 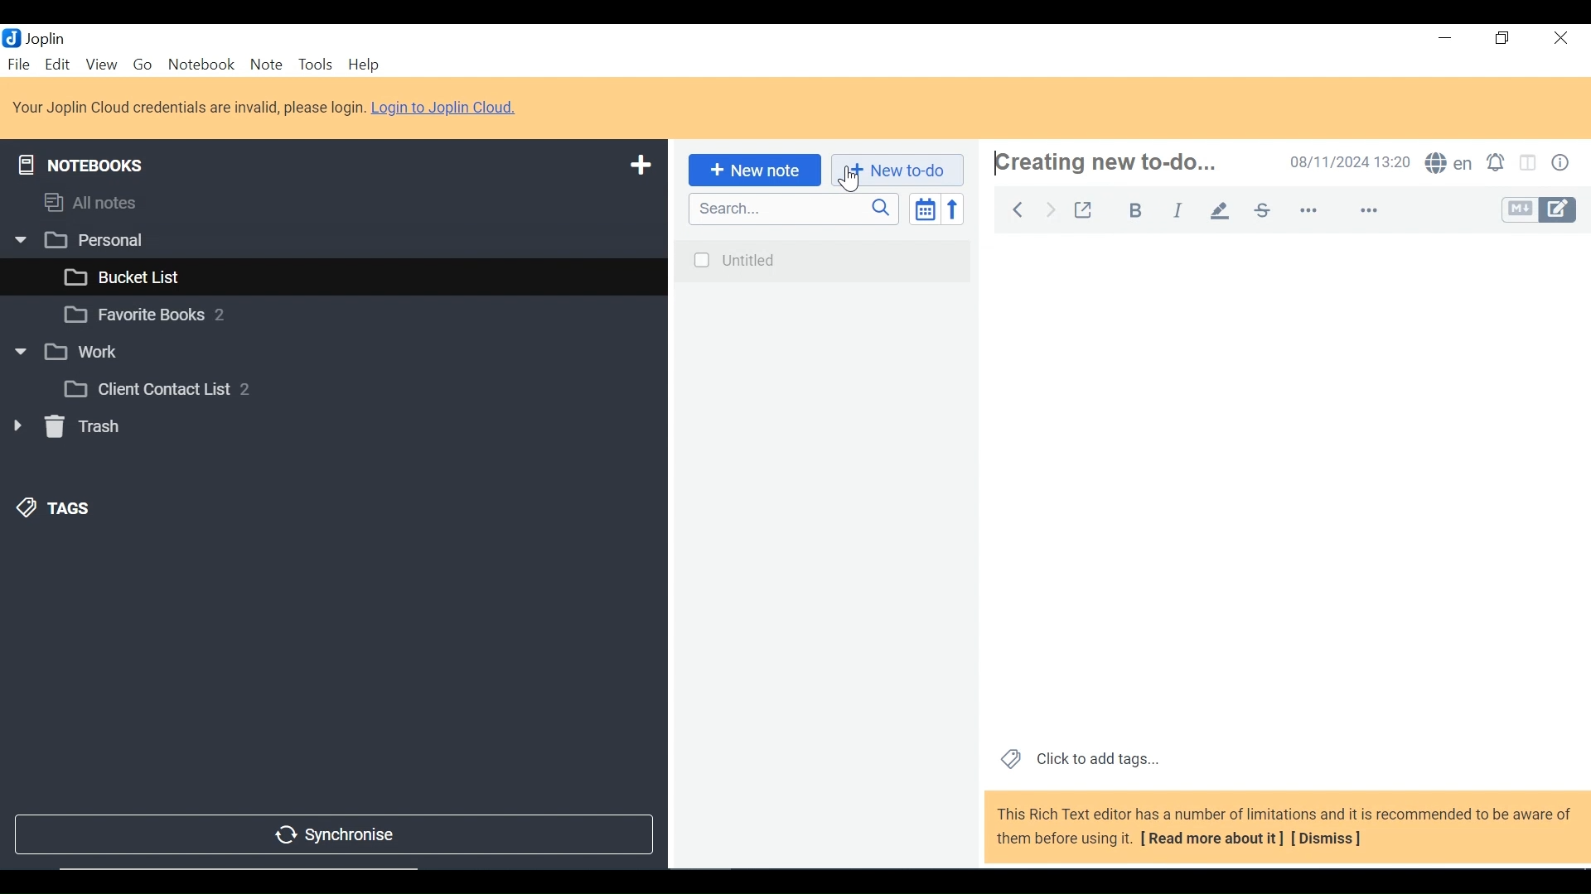 What do you see at coordinates (1178, 211) in the screenshot?
I see `Italics` at bounding box center [1178, 211].